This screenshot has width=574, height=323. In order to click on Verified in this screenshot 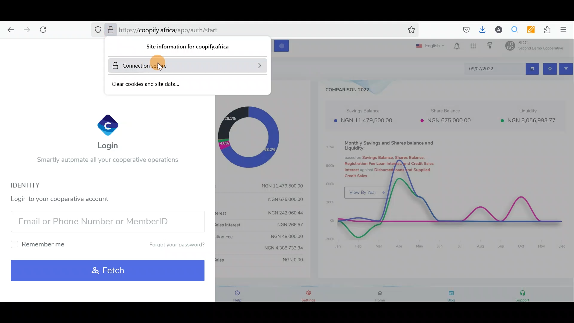, I will do `click(110, 30)`.